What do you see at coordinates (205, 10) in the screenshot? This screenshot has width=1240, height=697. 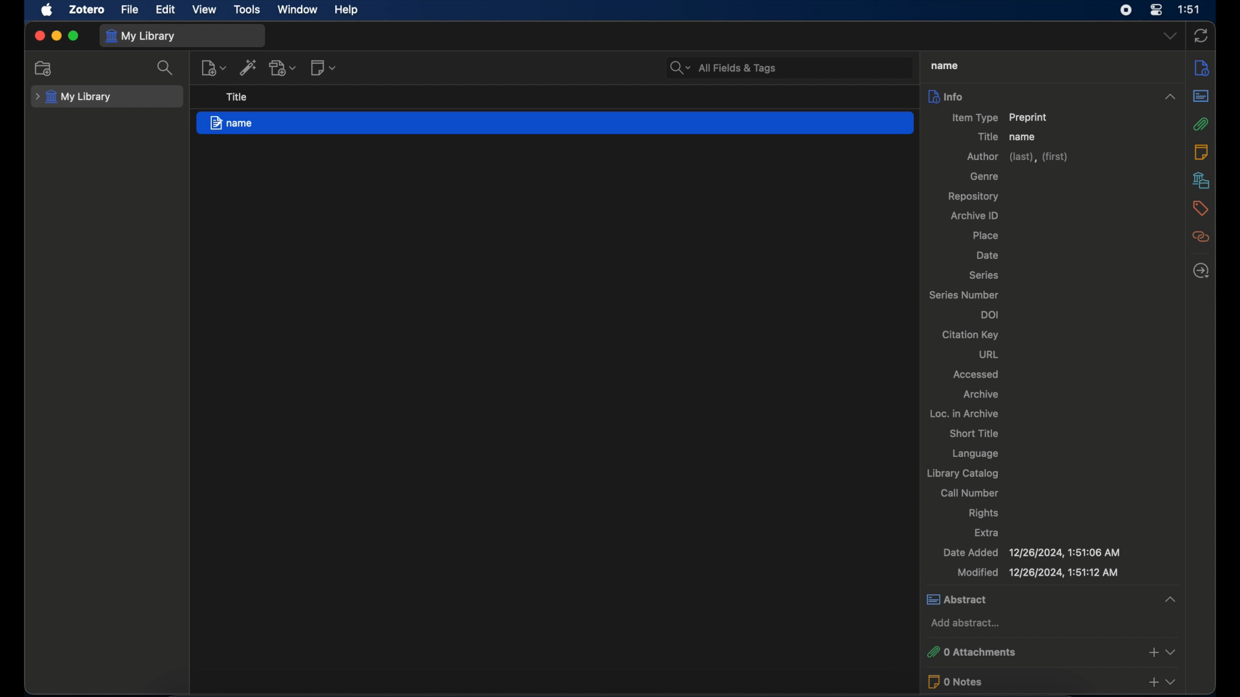 I see `view` at bounding box center [205, 10].